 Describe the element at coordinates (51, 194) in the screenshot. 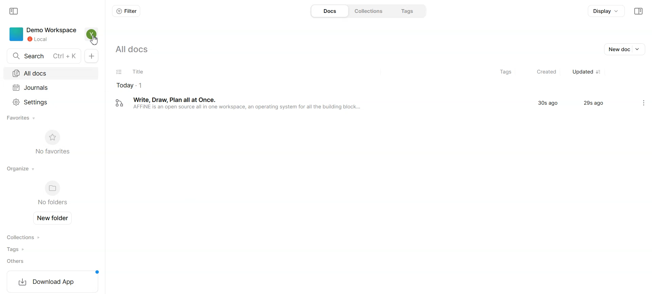

I see `no folders` at that location.